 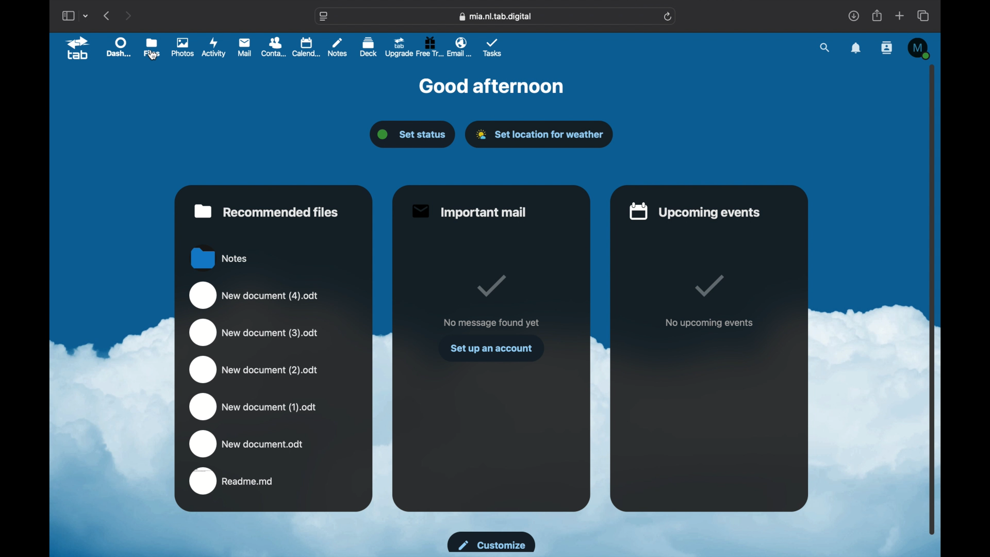 What do you see at coordinates (272, 46) in the screenshot?
I see `contacts` at bounding box center [272, 46].